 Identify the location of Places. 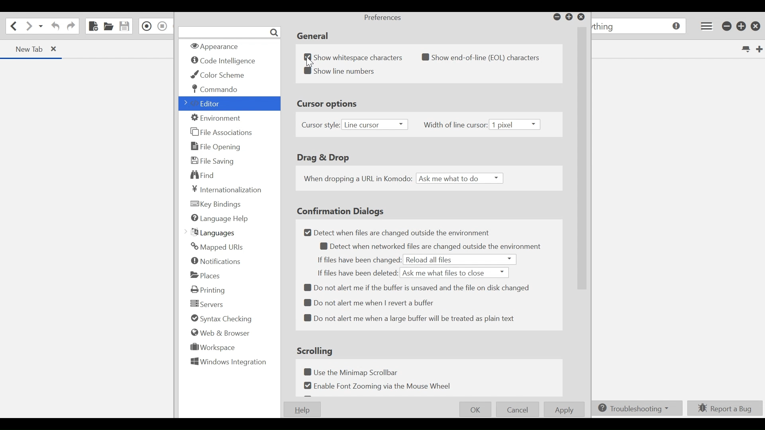
(206, 275).